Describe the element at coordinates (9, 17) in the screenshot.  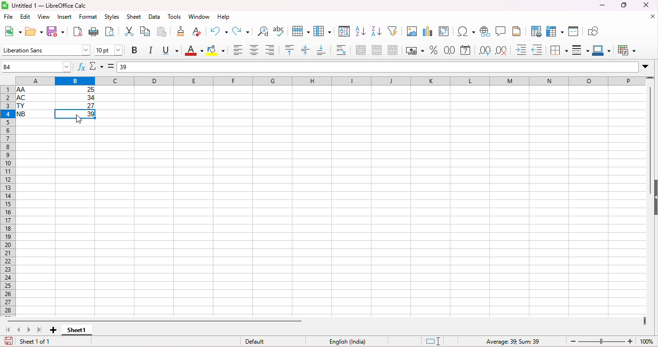
I see `file` at that location.